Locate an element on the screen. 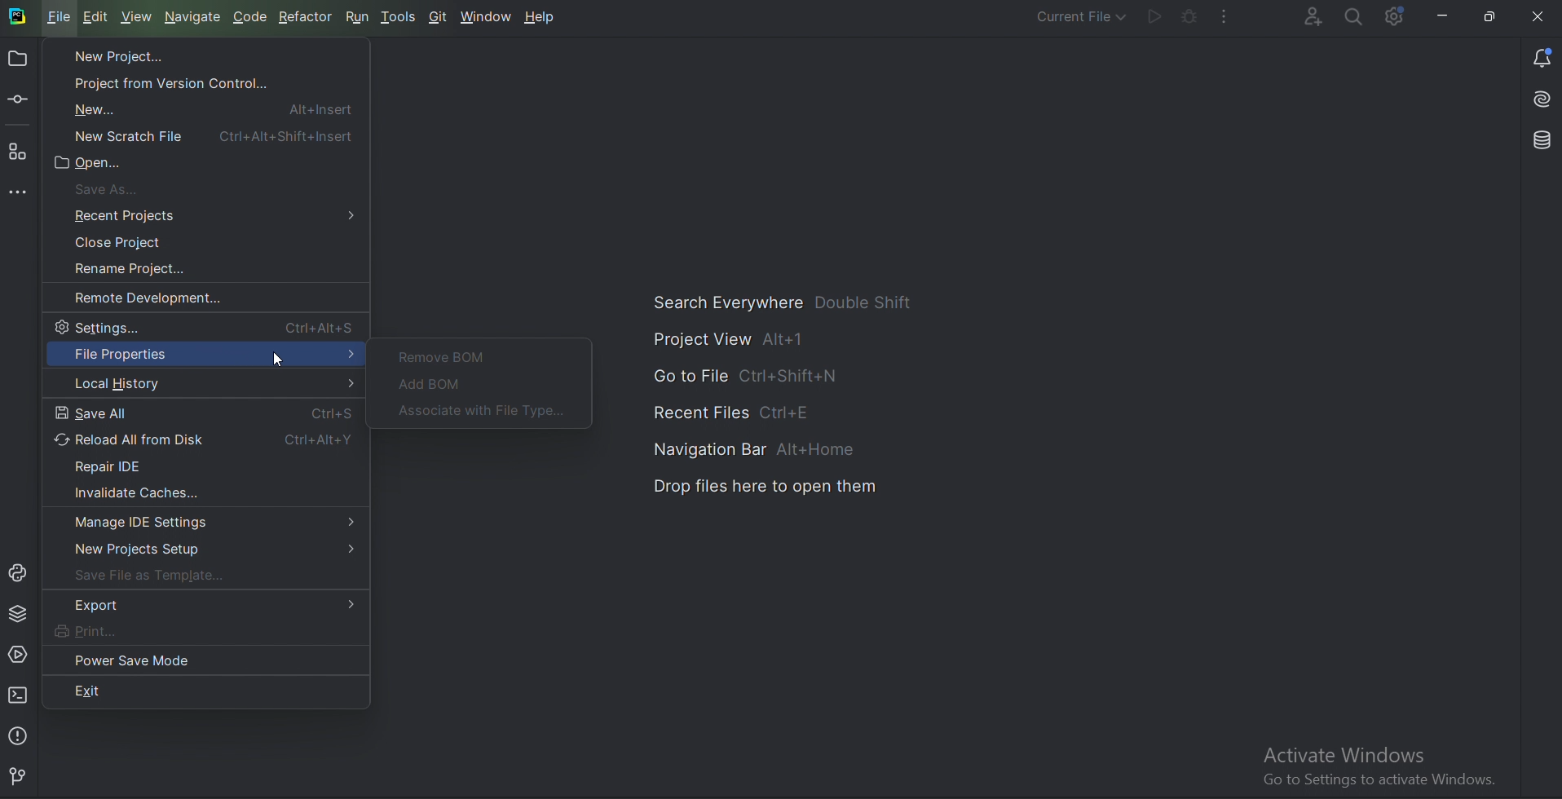  Notifications is located at coordinates (1546, 56).